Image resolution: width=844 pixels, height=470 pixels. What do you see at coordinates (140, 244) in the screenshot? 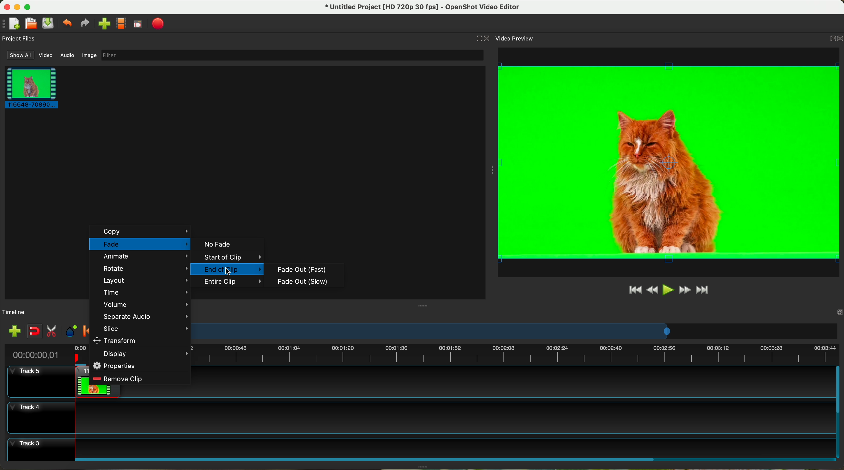
I see `fade` at bounding box center [140, 244].